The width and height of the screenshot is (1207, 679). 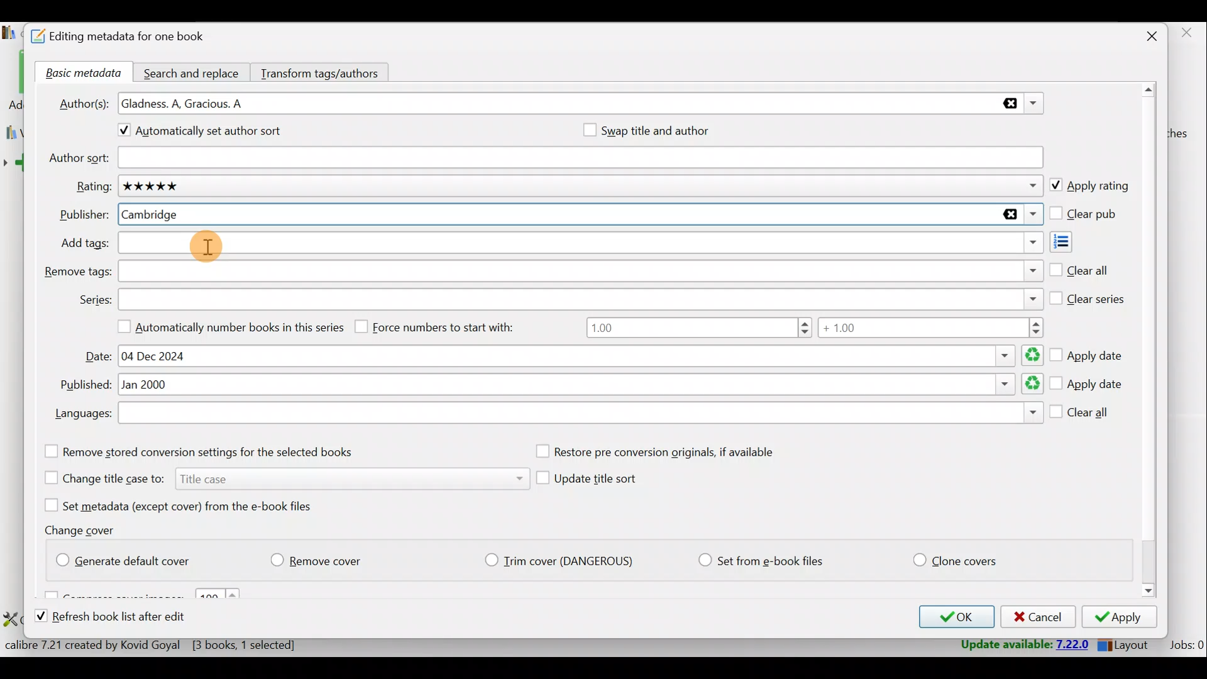 What do you see at coordinates (216, 451) in the screenshot?
I see `Remove stored conversion settings for the selected books` at bounding box center [216, 451].